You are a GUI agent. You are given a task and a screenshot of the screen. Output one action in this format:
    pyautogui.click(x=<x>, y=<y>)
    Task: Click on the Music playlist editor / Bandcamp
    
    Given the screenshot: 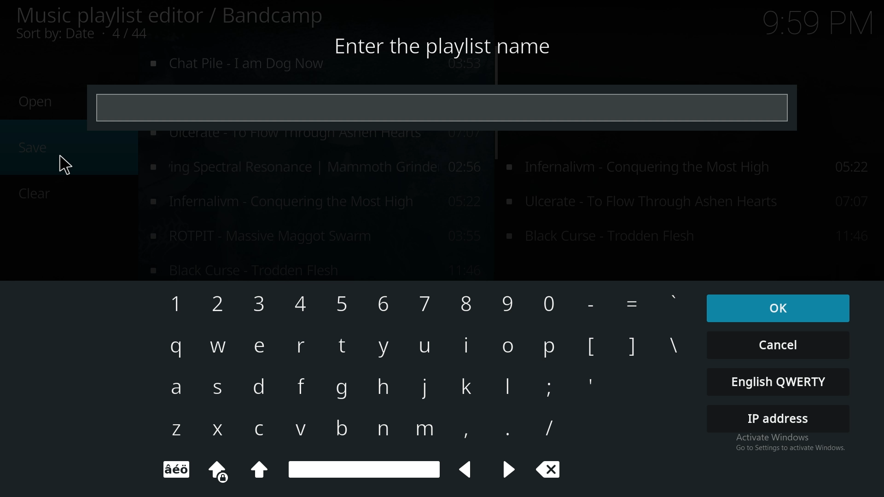 What is the action you would take?
    pyautogui.click(x=170, y=16)
    